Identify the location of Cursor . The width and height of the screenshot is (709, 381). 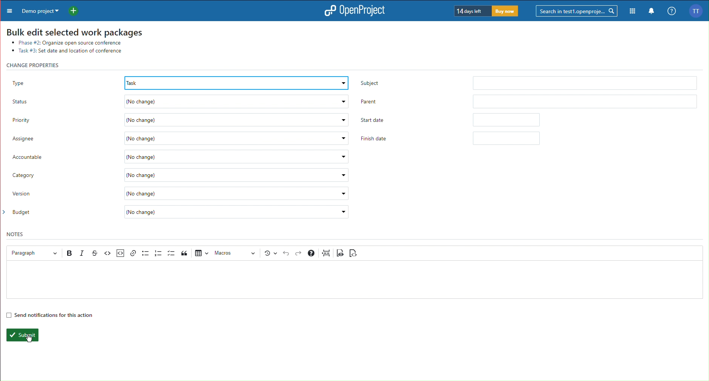
(28, 339).